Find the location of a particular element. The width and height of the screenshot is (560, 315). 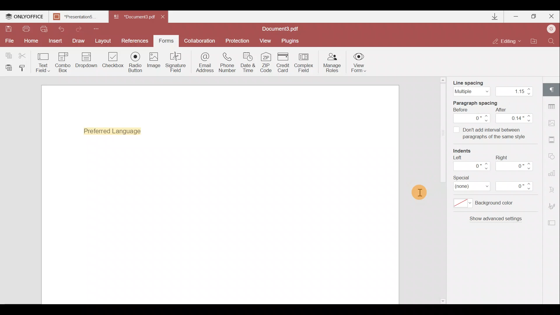

Signature field is located at coordinates (174, 62).